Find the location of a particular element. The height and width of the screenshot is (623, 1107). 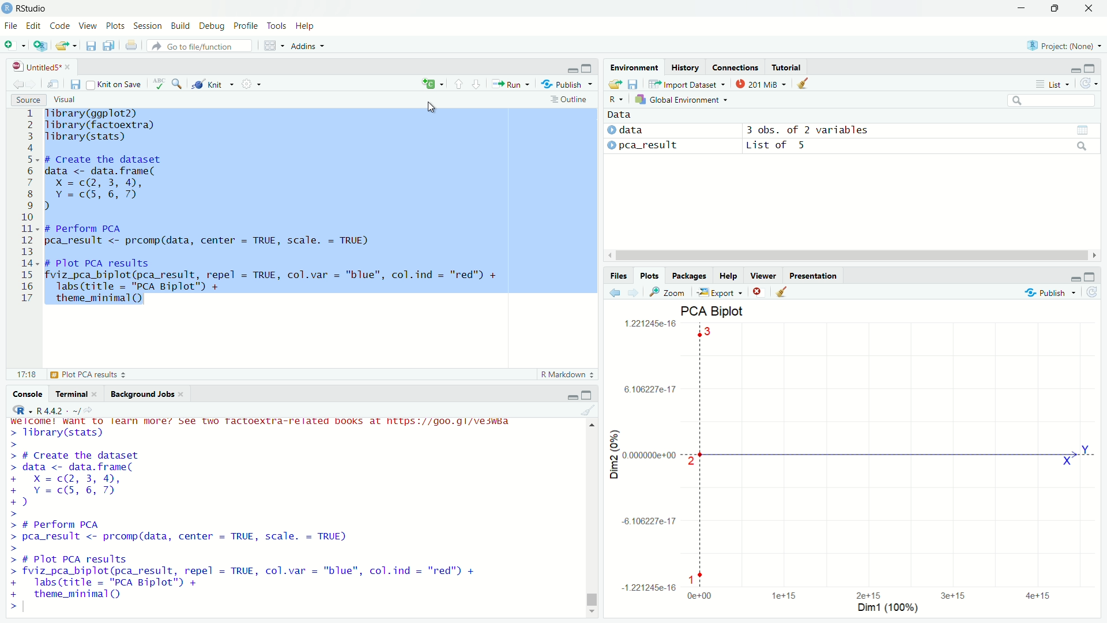

package abind  successtully unpacked and MD> sums checked
package ‘dendextend’ successfully unpacked and MD5 sums checked
package ‘FactoMineR’ successfully unpacked and MD5 sums checked
package ‘ggpubr’ successfully unpacked and MD5 sums checked
package ‘ggrepel’ successfully unpacked and MD5 sums checked
package ‘factoextra’ successfully unpacked and MD5 sums checked
The downloaded binary packages are in
C:\Users\HP\AppData\Local\Temp\RtmpawSva0o\downloaded_packages

> install.packages ("stats")
WARNING: Rtools is required to build R packages but is not currently installed. Please download and
install the appropriate version of Rtools before proceeding:
https://cran.rstudio.com/bin/windows /Rtools/
warning in install.packages :

package ‘stats’ is in use and will not be installed
> is located at coordinates (296, 515).